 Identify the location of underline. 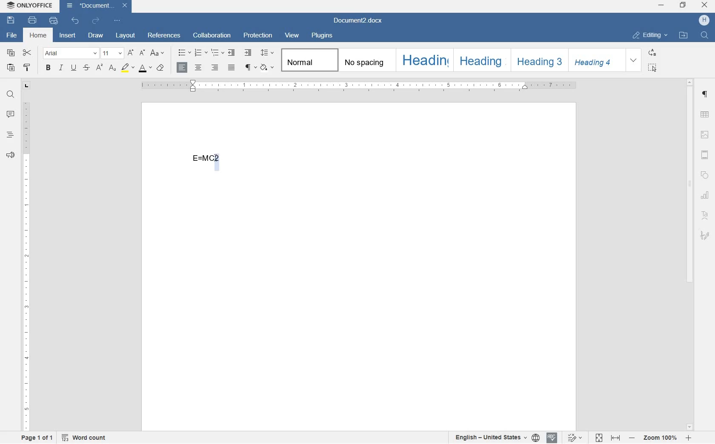
(74, 67).